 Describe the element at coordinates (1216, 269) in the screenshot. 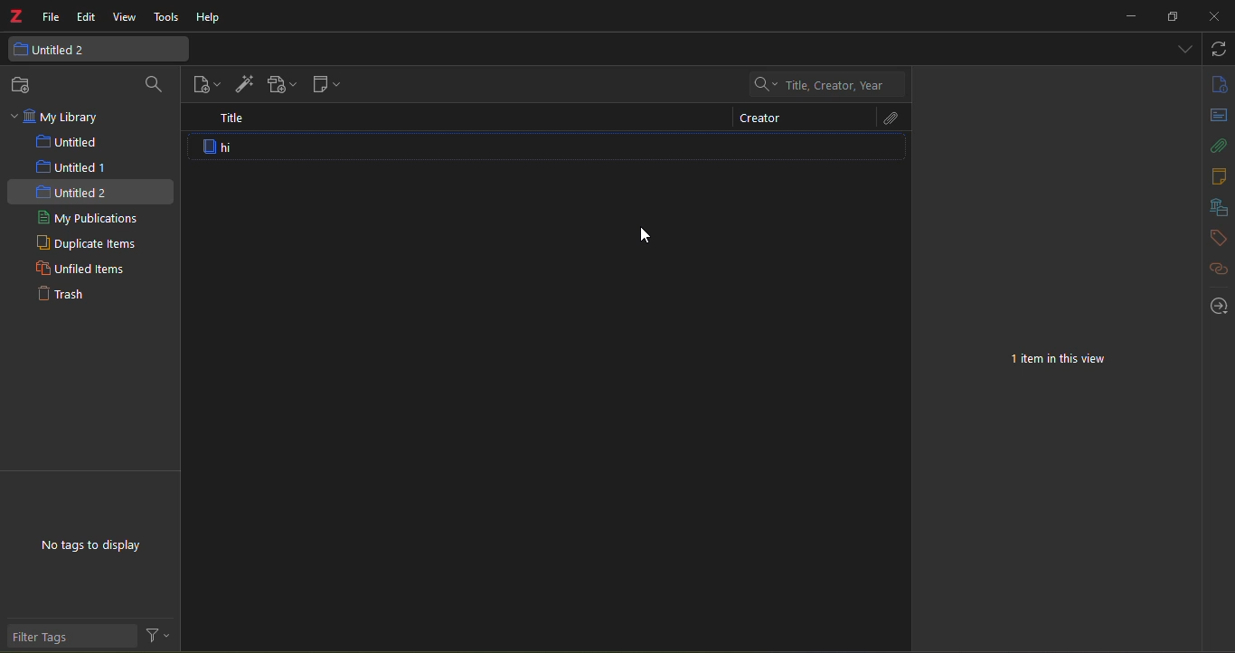

I see `related` at that location.